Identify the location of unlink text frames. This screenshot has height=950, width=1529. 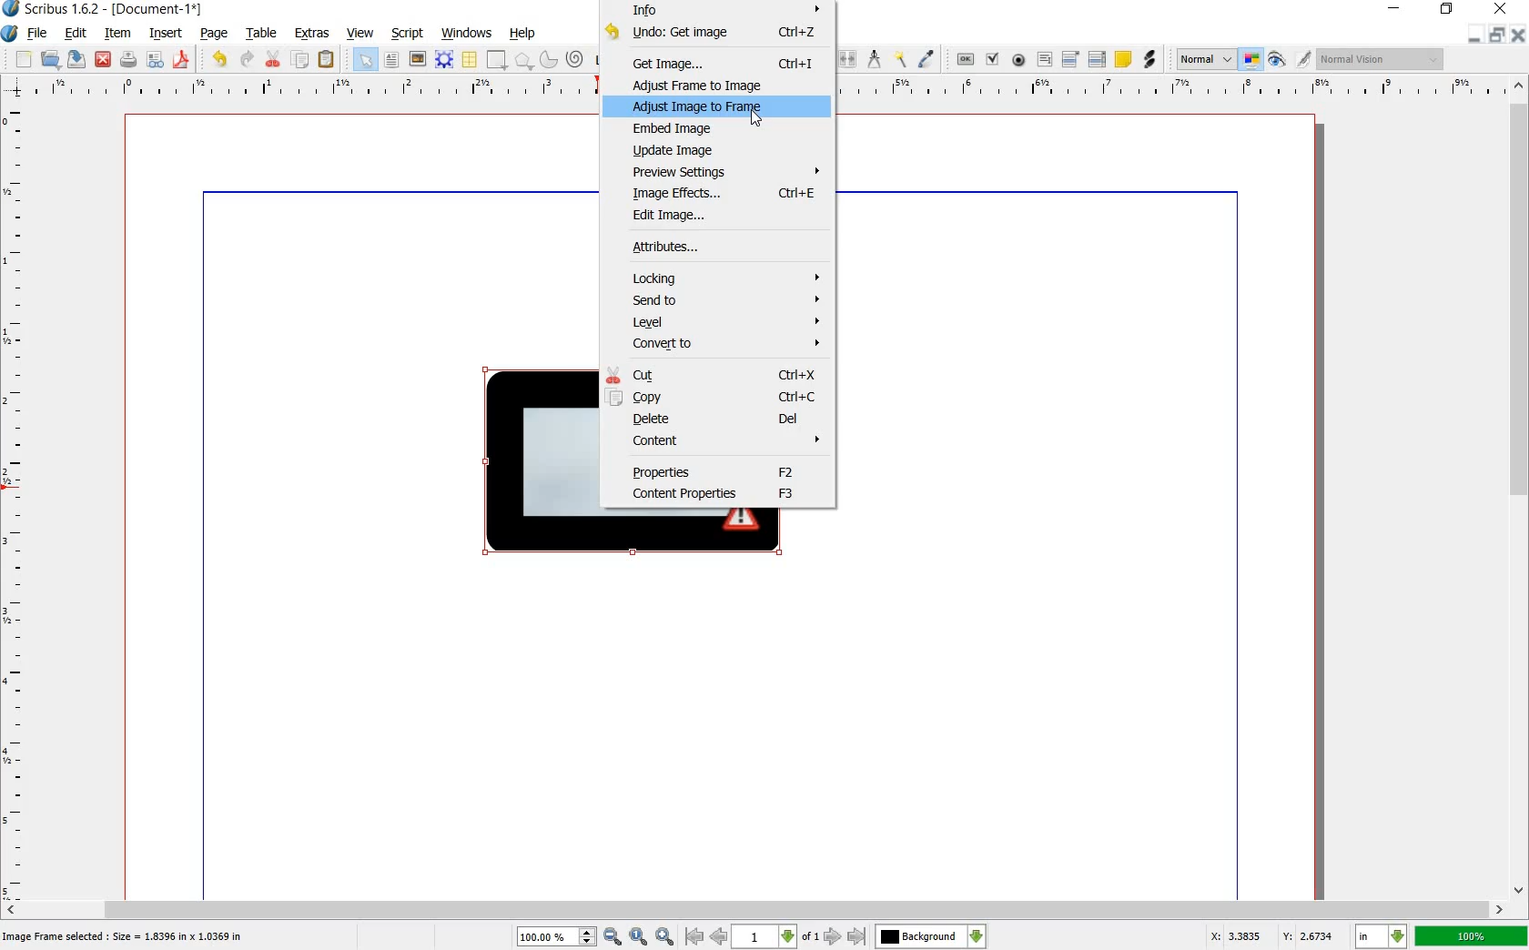
(849, 57).